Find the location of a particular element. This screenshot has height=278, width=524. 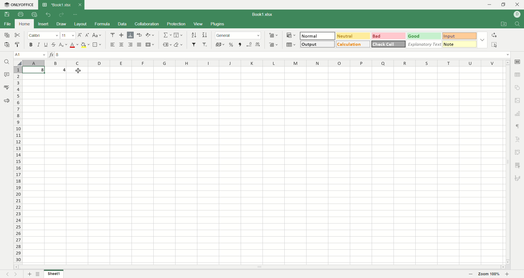

layout is located at coordinates (80, 24).